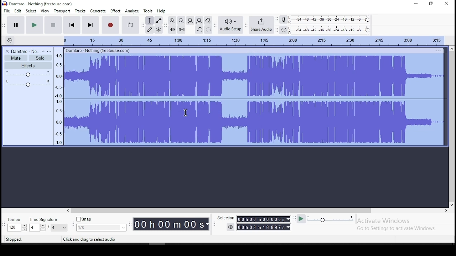 Image resolution: width=456 pixels, height=256 pixels. I want to click on effects, so click(28, 66).